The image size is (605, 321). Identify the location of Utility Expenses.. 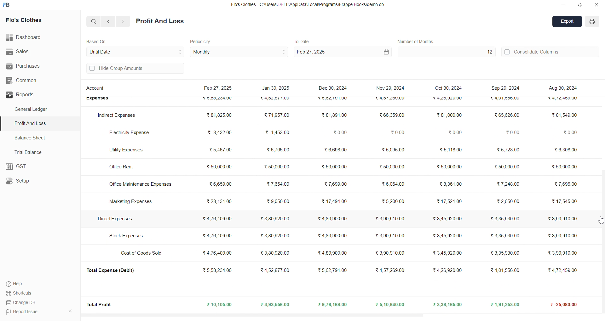
(126, 150).